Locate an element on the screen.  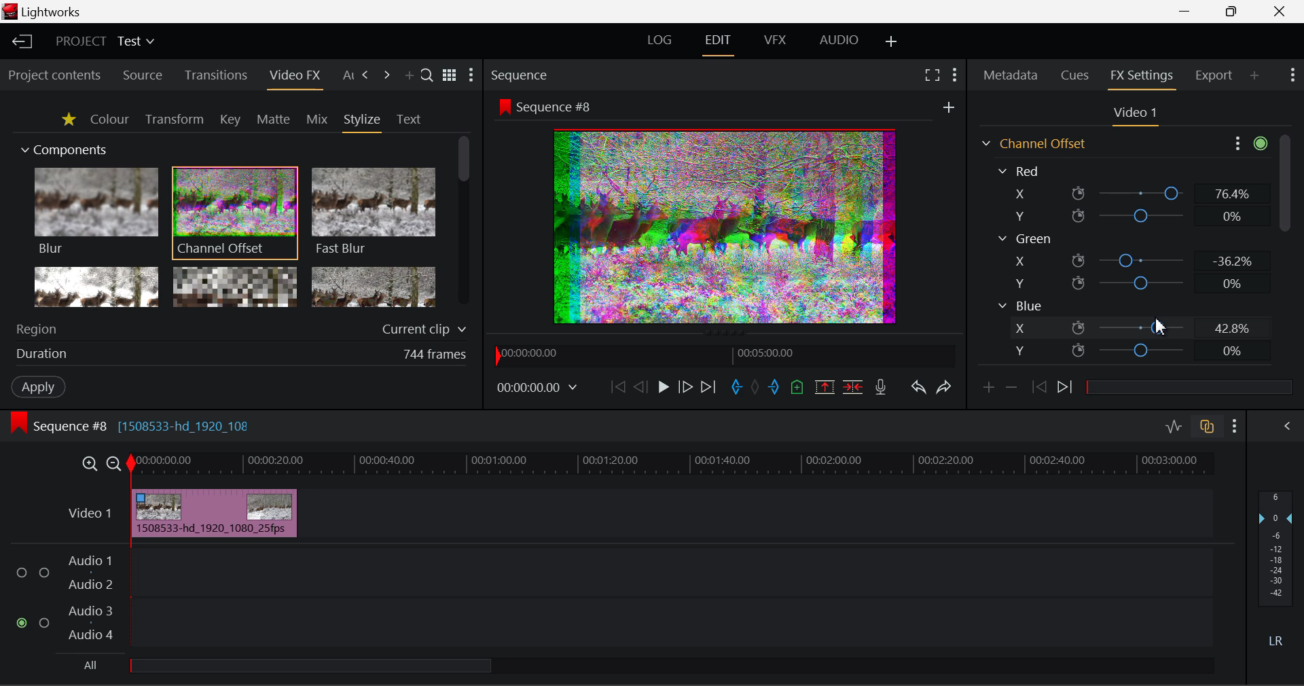
Mark Out is located at coordinates (773, 387).